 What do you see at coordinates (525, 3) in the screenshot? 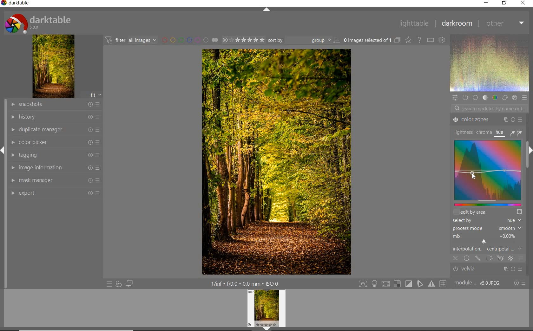
I see `CLOSE` at bounding box center [525, 3].